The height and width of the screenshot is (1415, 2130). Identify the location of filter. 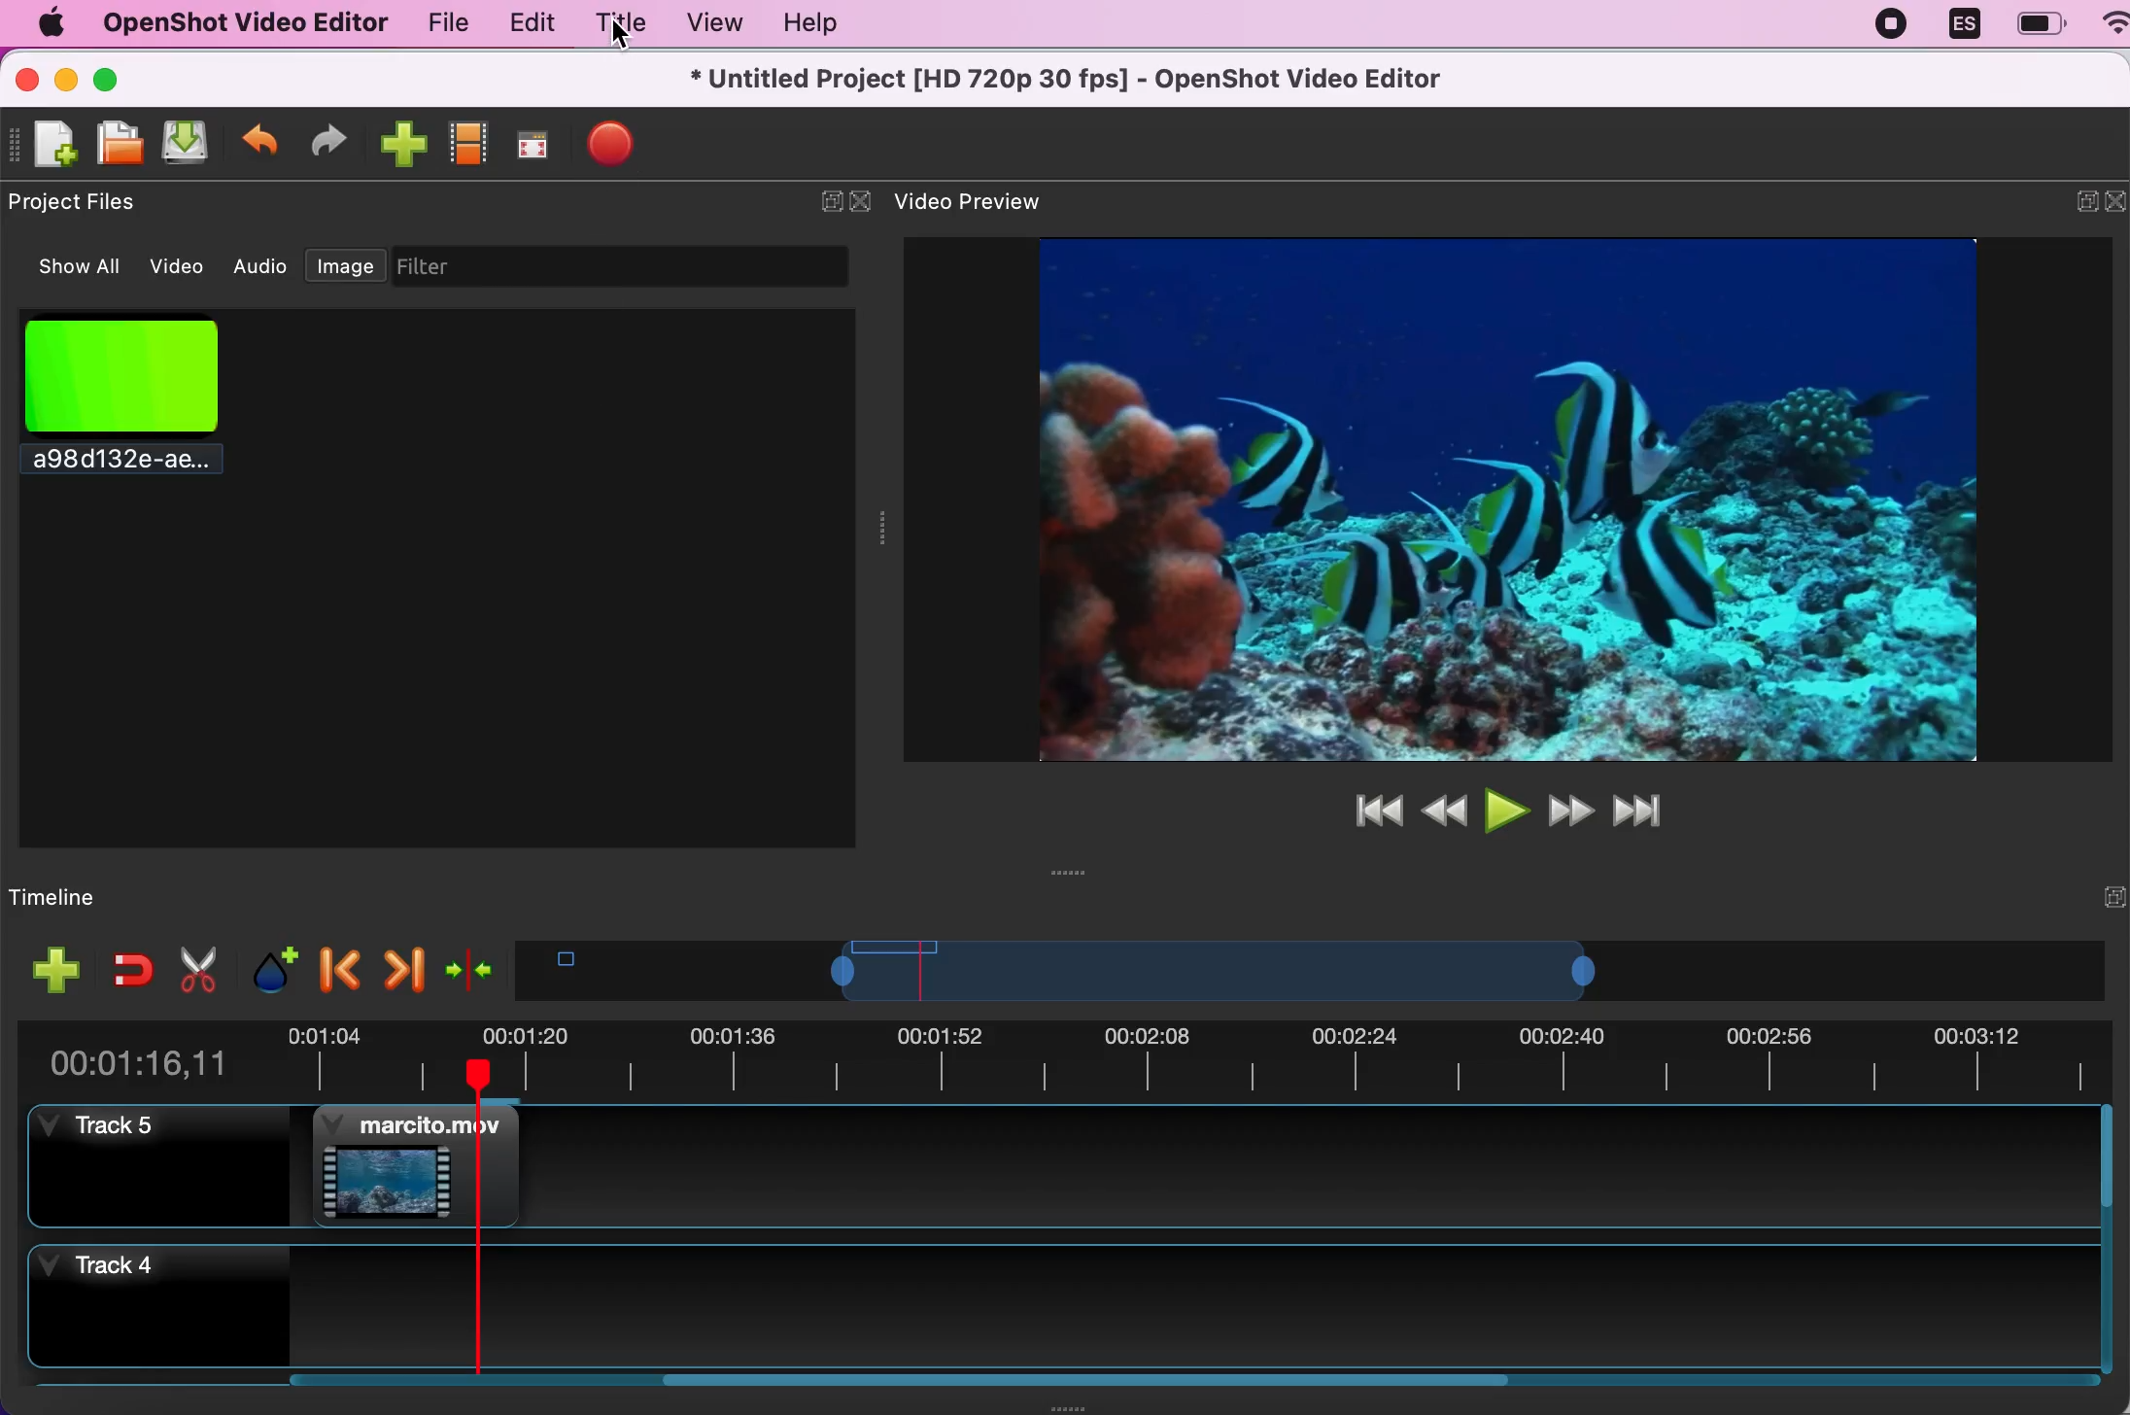
(637, 266).